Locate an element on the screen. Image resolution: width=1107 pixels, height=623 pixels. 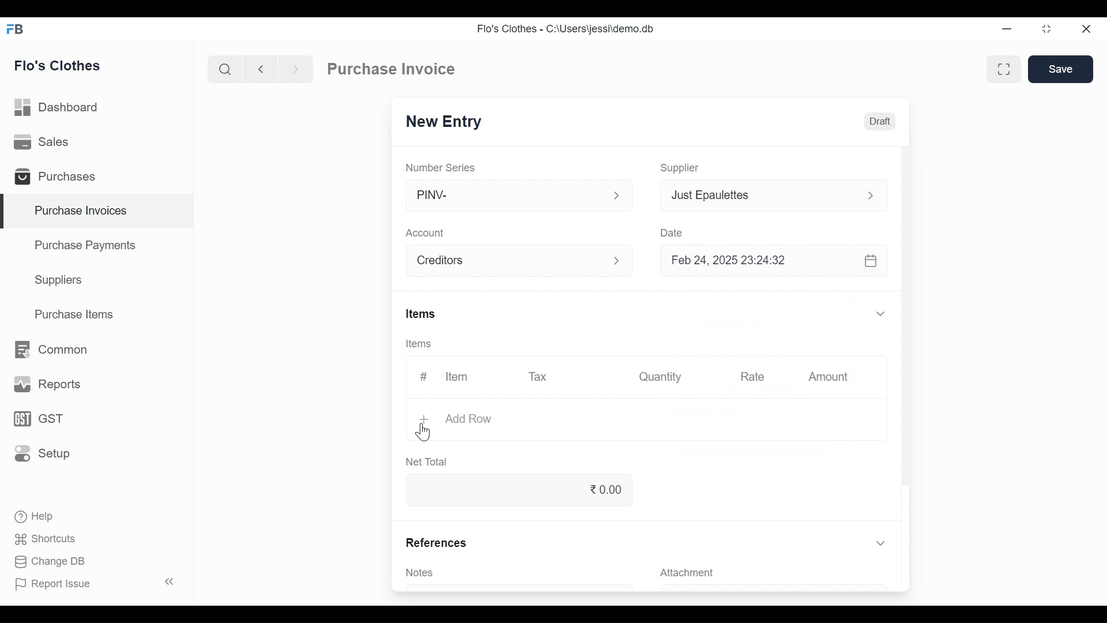
Notes is located at coordinates (423, 573).